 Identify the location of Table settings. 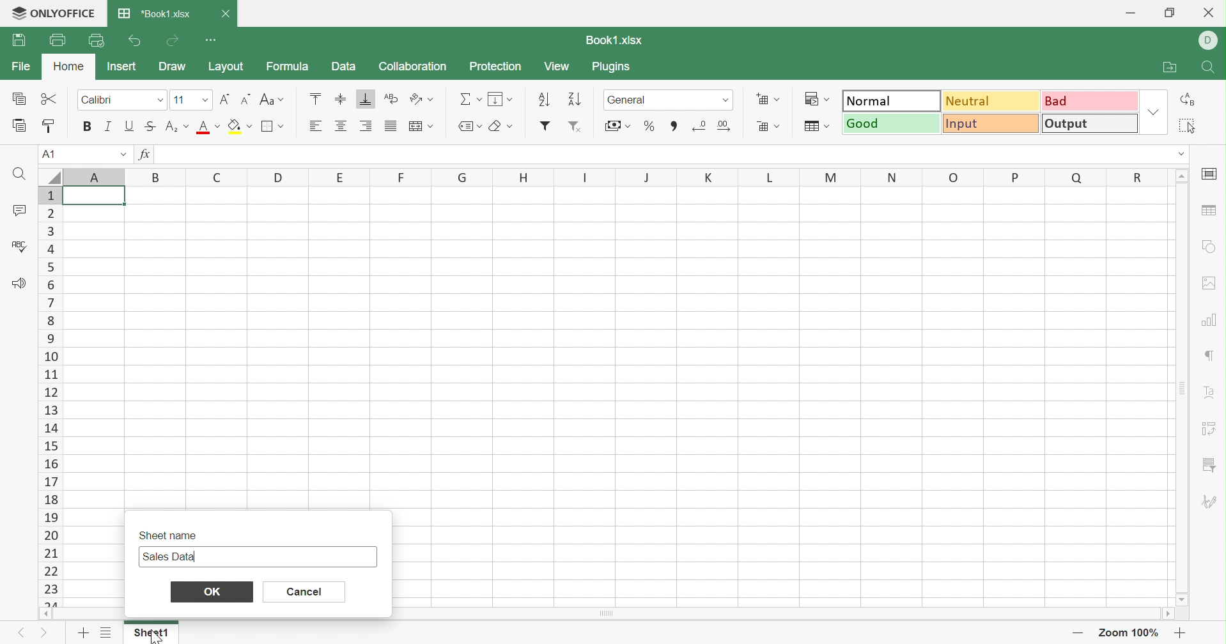
(1209, 208).